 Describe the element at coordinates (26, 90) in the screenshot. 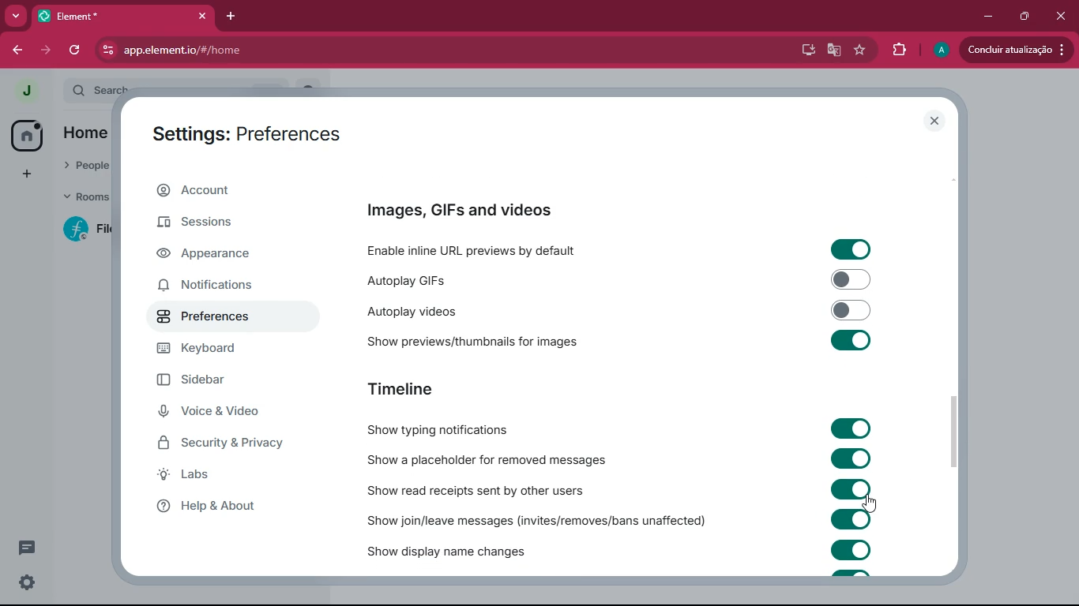

I see `profile picture` at that location.